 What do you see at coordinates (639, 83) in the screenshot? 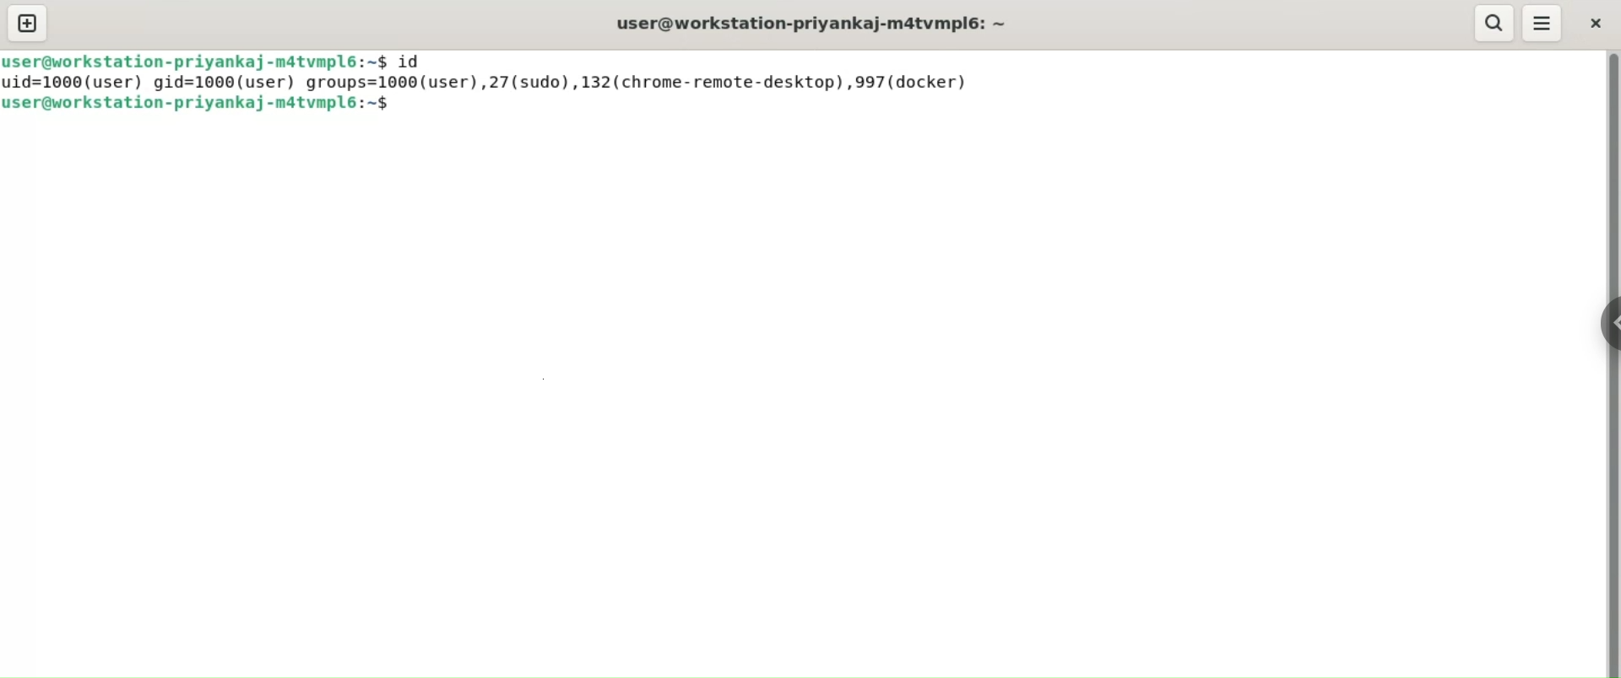
I see `groups=1000(user), 27(sudo), 132(chrome-remote-desktop),997(docker)` at bounding box center [639, 83].